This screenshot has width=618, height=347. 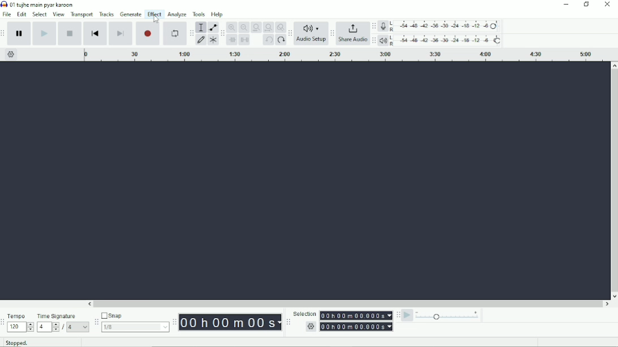 What do you see at coordinates (148, 34) in the screenshot?
I see `Record` at bounding box center [148, 34].